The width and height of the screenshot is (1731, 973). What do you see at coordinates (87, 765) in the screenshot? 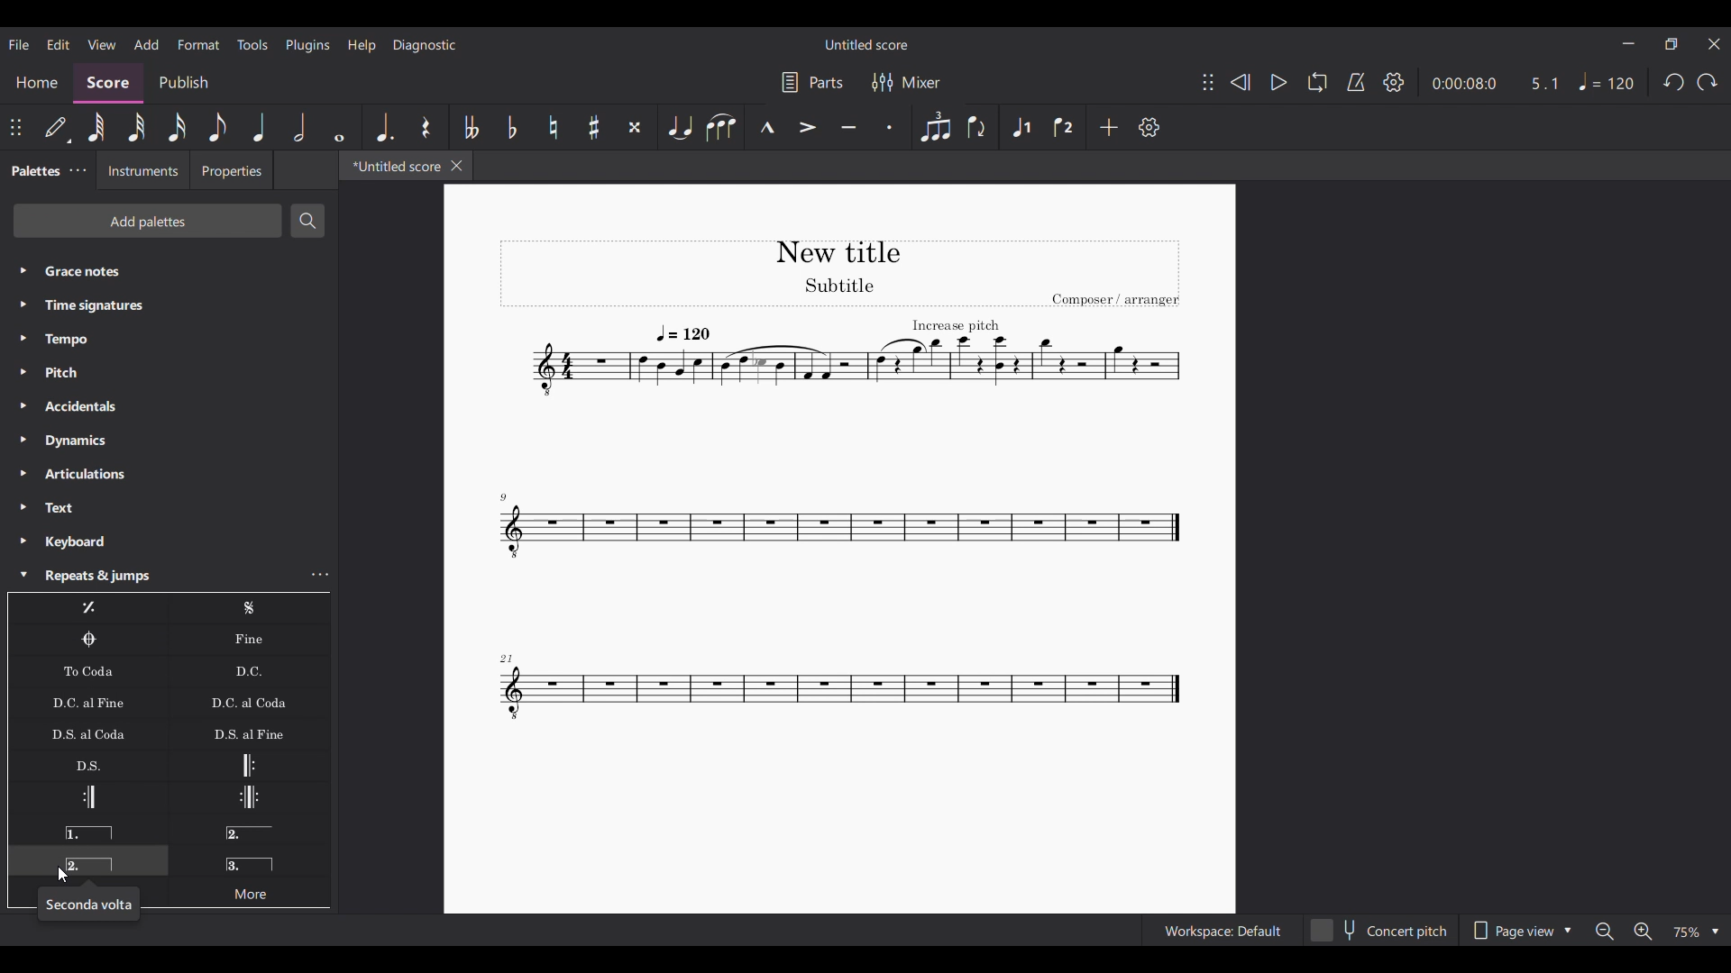
I see `D.S.` at bounding box center [87, 765].